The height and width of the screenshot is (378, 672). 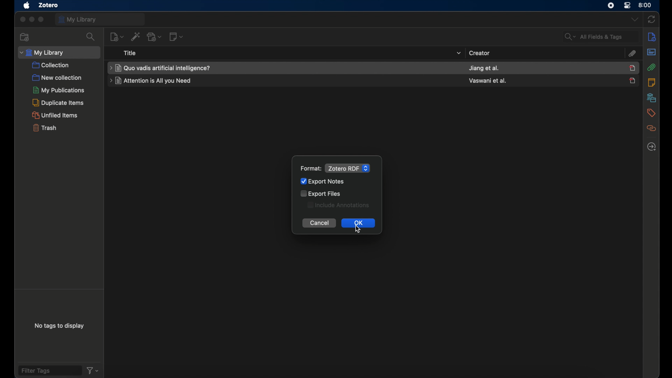 What do you see at coordinates (651, 147) in the screenshot?
I see `locate` at bounding box center [651, 147].